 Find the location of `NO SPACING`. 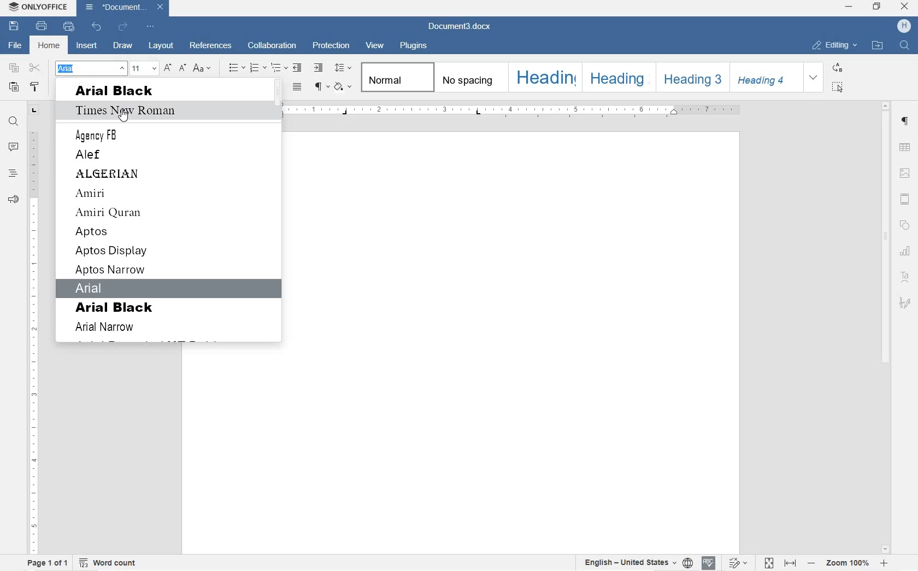

NO SPACING is located at coordinates (470, 77).